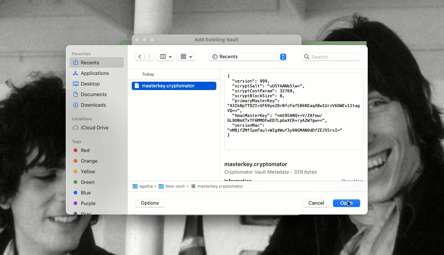 This screenshot has width=444, height=255. Describe the element at coordinates (150, 203) in the screenshot. I see `Options` at that location.